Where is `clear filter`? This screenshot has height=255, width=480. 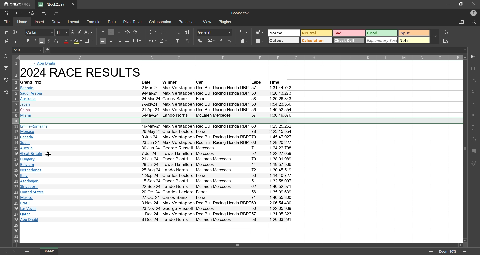 clear filter is located at coordinates (188, 41).